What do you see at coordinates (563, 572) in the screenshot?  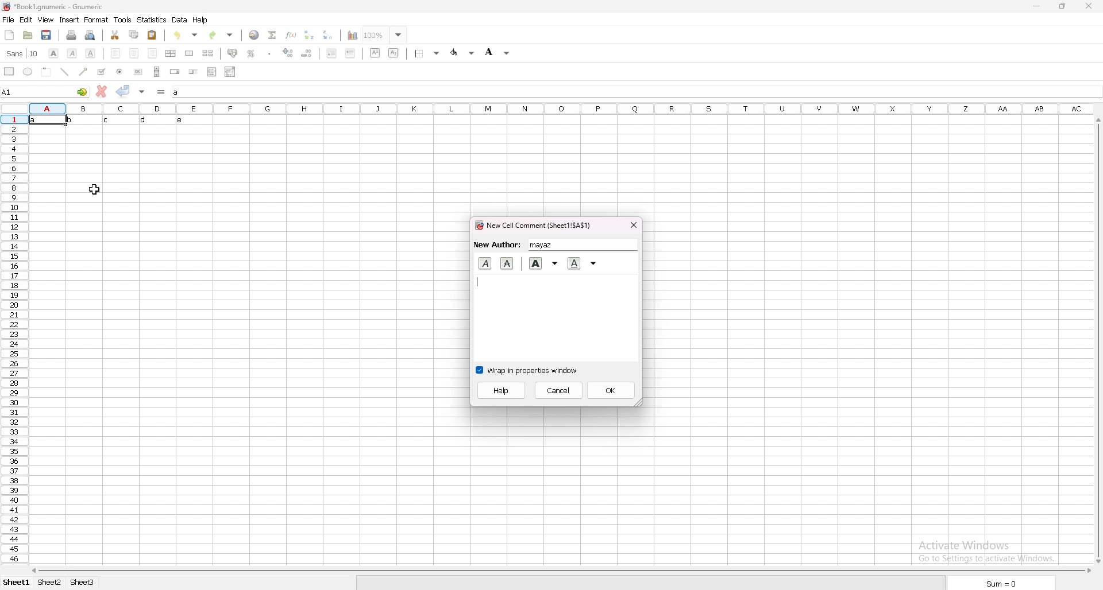 I see `scroll bar` at bounding box center [563, 572].